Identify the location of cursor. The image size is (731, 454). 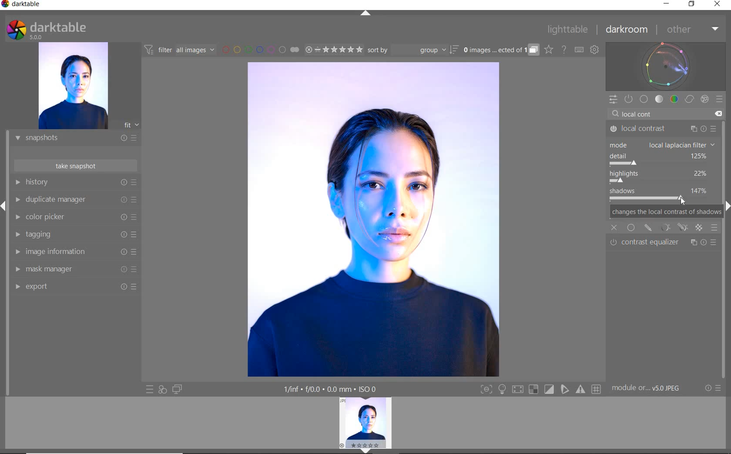
(684, 200).